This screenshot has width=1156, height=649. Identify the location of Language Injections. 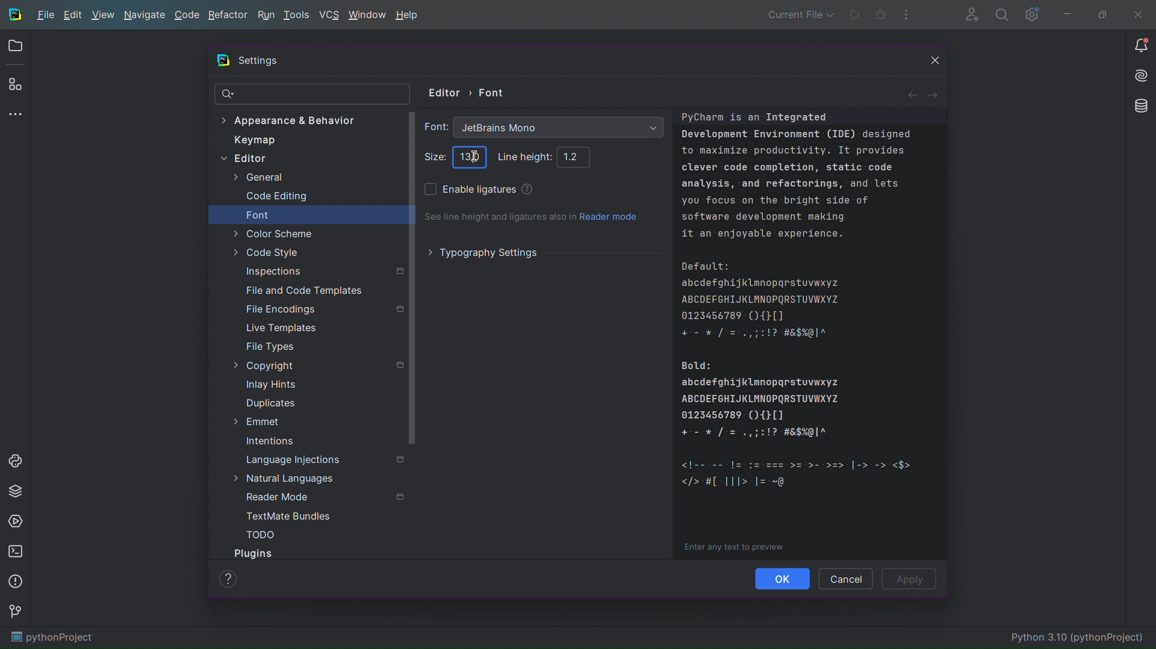
(325, 458).